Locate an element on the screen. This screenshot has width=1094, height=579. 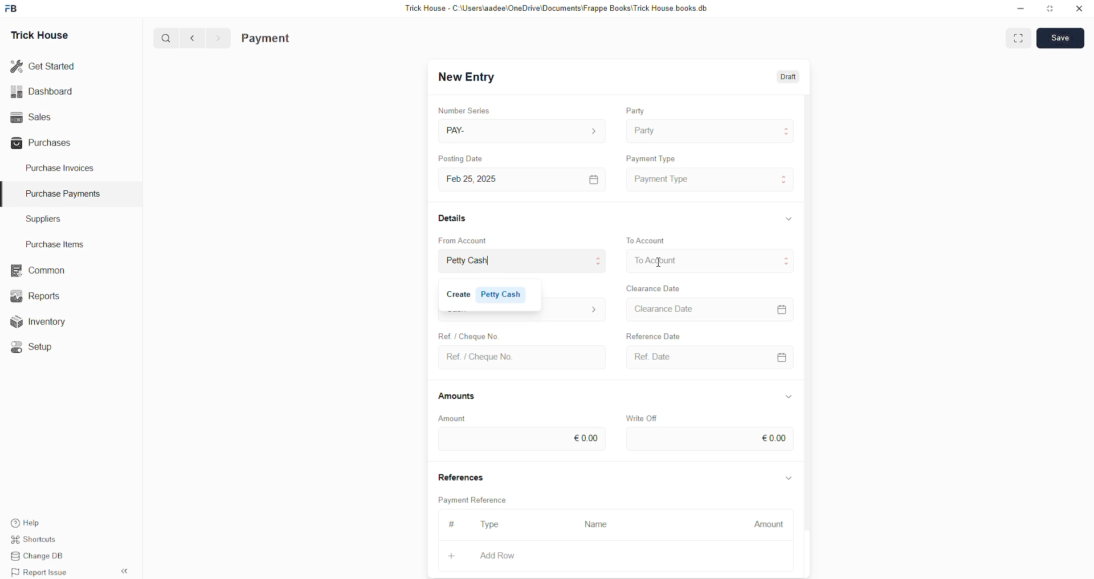
[=] is located at coordinates (594, 179).